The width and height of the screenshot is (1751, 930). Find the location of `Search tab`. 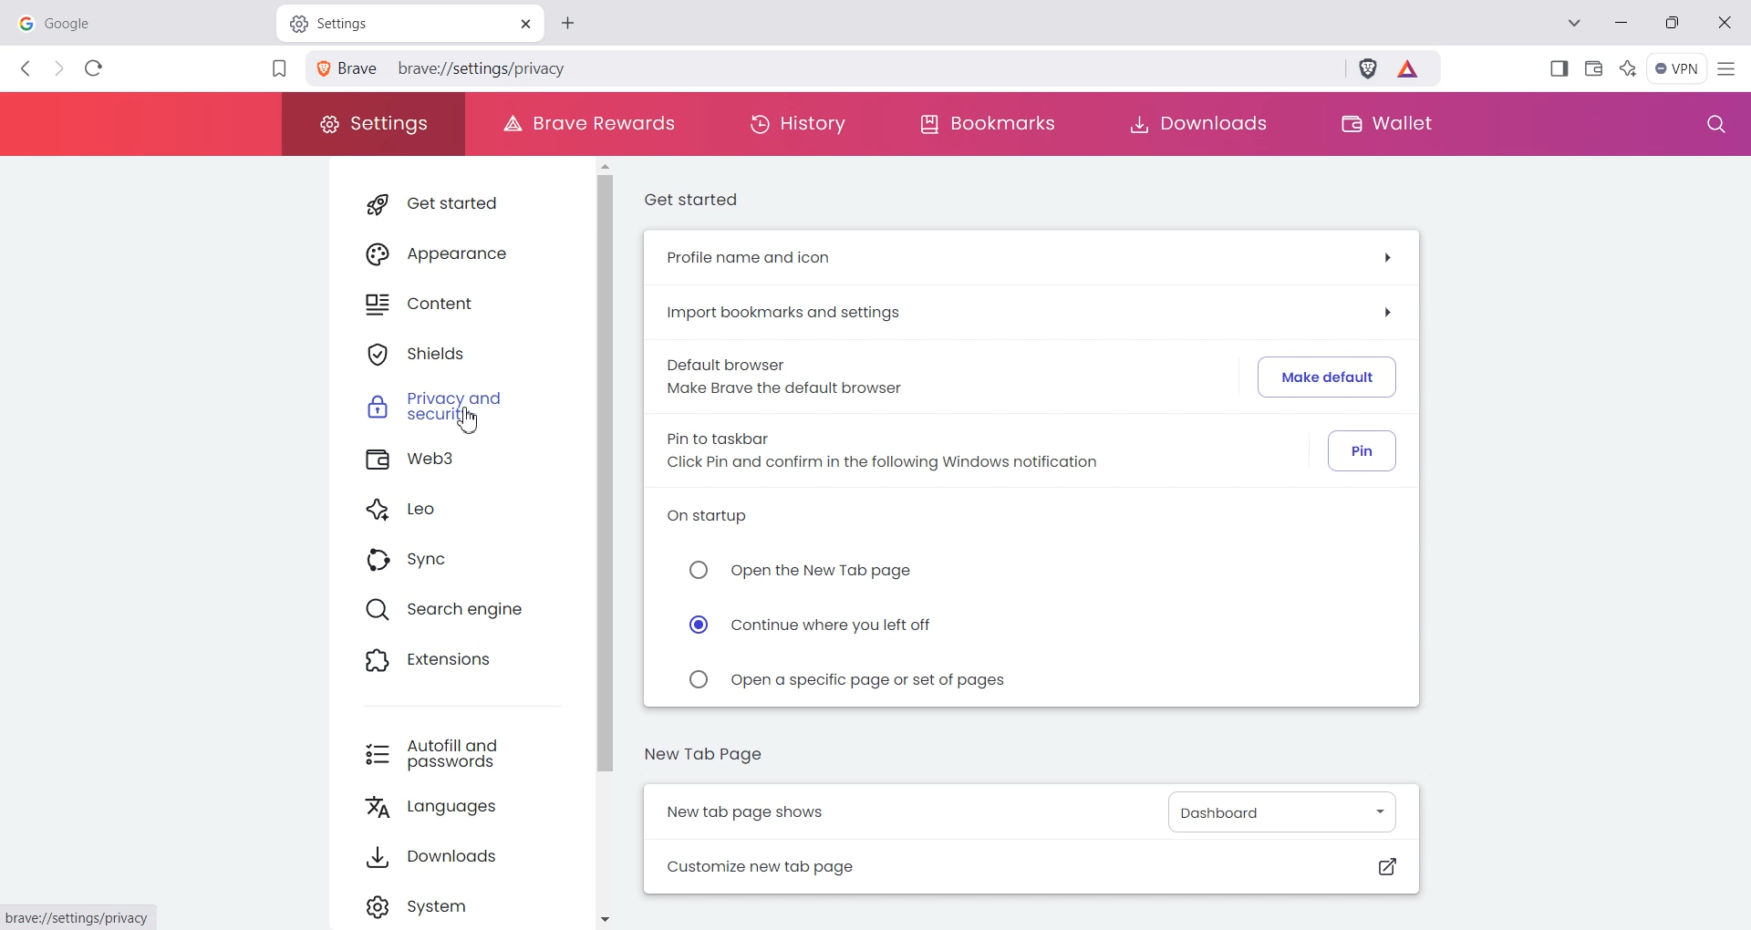

Search tab is located at coordinates (1577, 25).